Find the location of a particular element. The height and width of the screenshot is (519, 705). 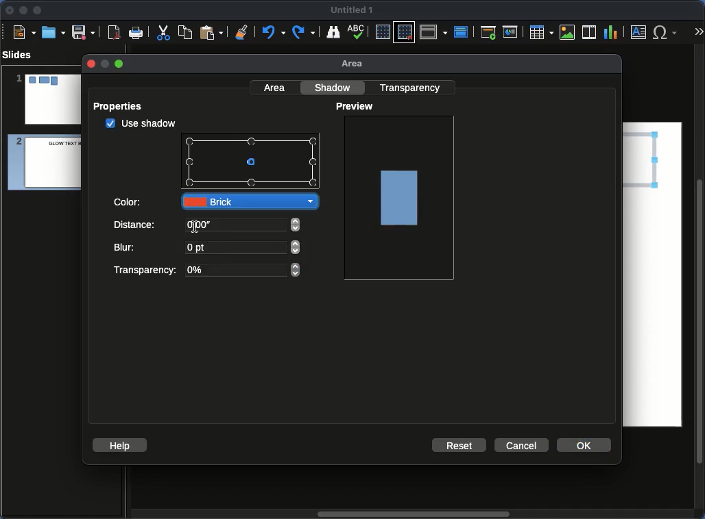

Redo is located at coordinates (304, 32).